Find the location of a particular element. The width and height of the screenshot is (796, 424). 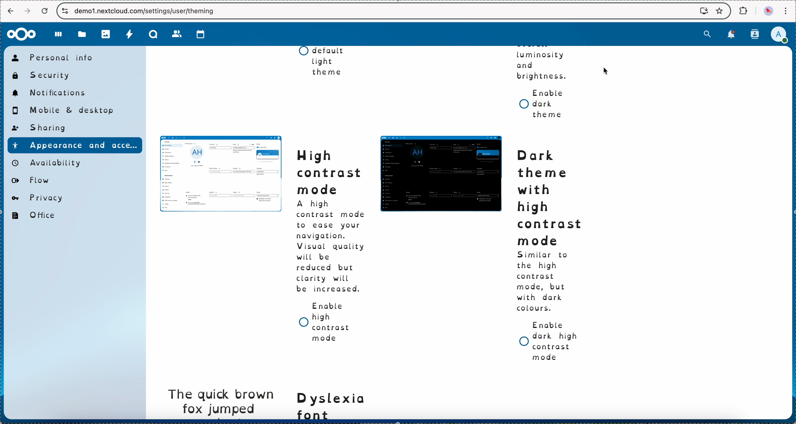

extensions is located at coordinates (742, 11).